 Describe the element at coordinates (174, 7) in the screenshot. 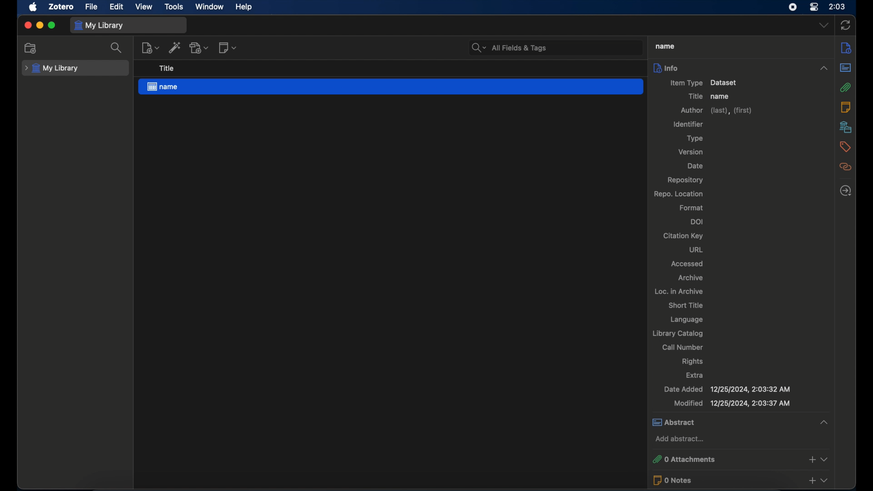

I see `tools` at that location.